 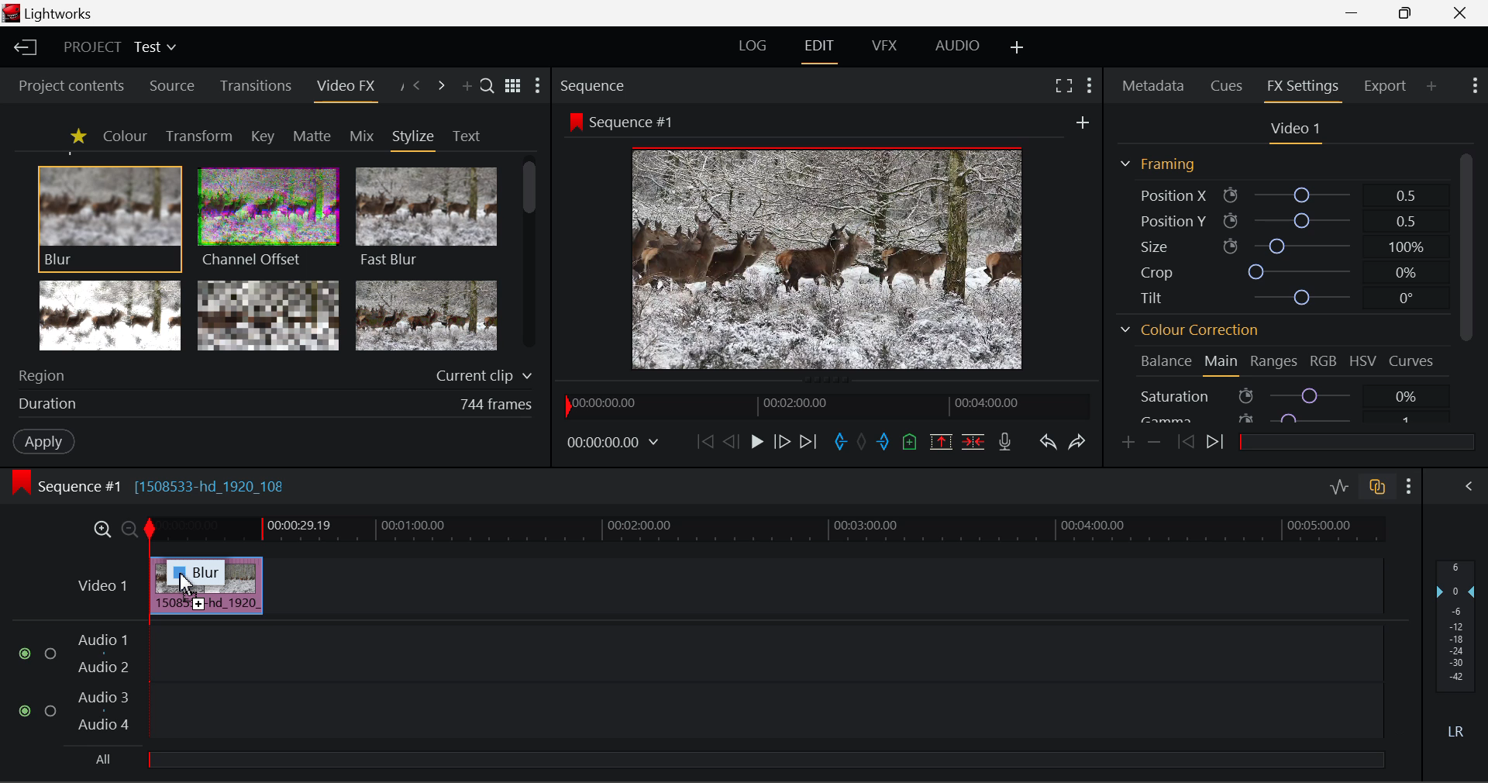 I want to click on Sequence #1 Edit Timeline, so click(x=154, y=485).